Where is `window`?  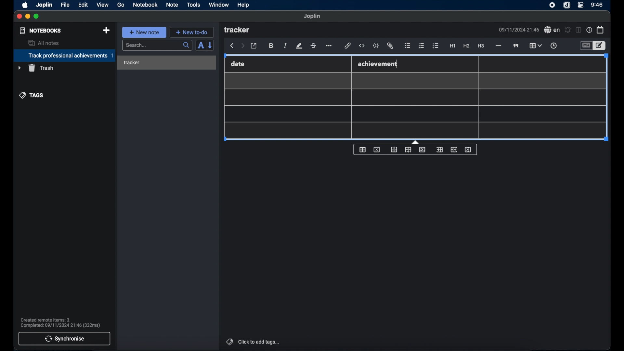 window is located at coordinates (218, 5).